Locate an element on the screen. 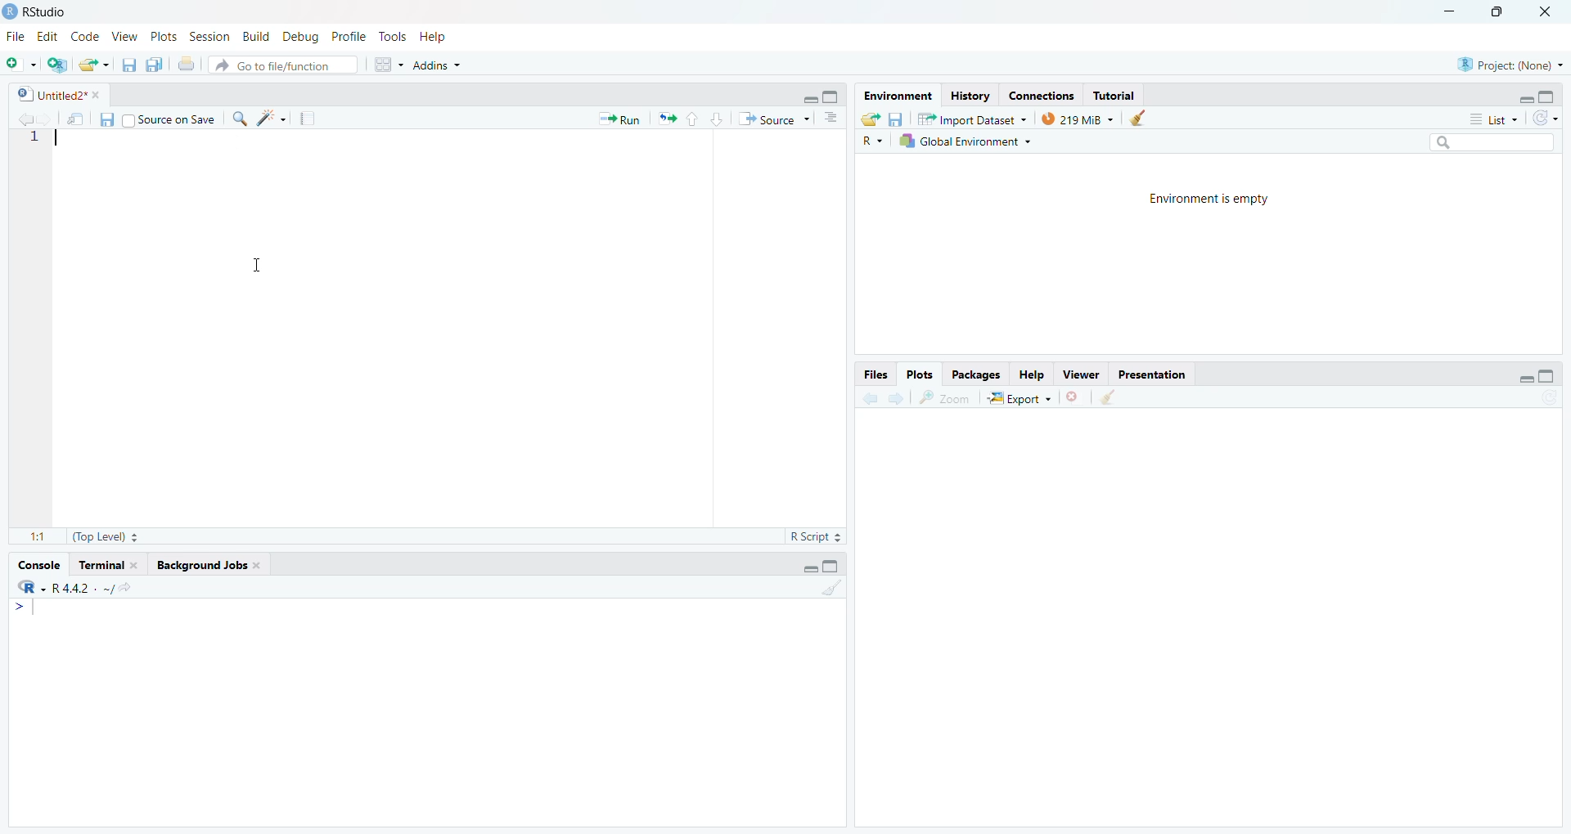  (Top Level) is located at coordinates (105, 537).